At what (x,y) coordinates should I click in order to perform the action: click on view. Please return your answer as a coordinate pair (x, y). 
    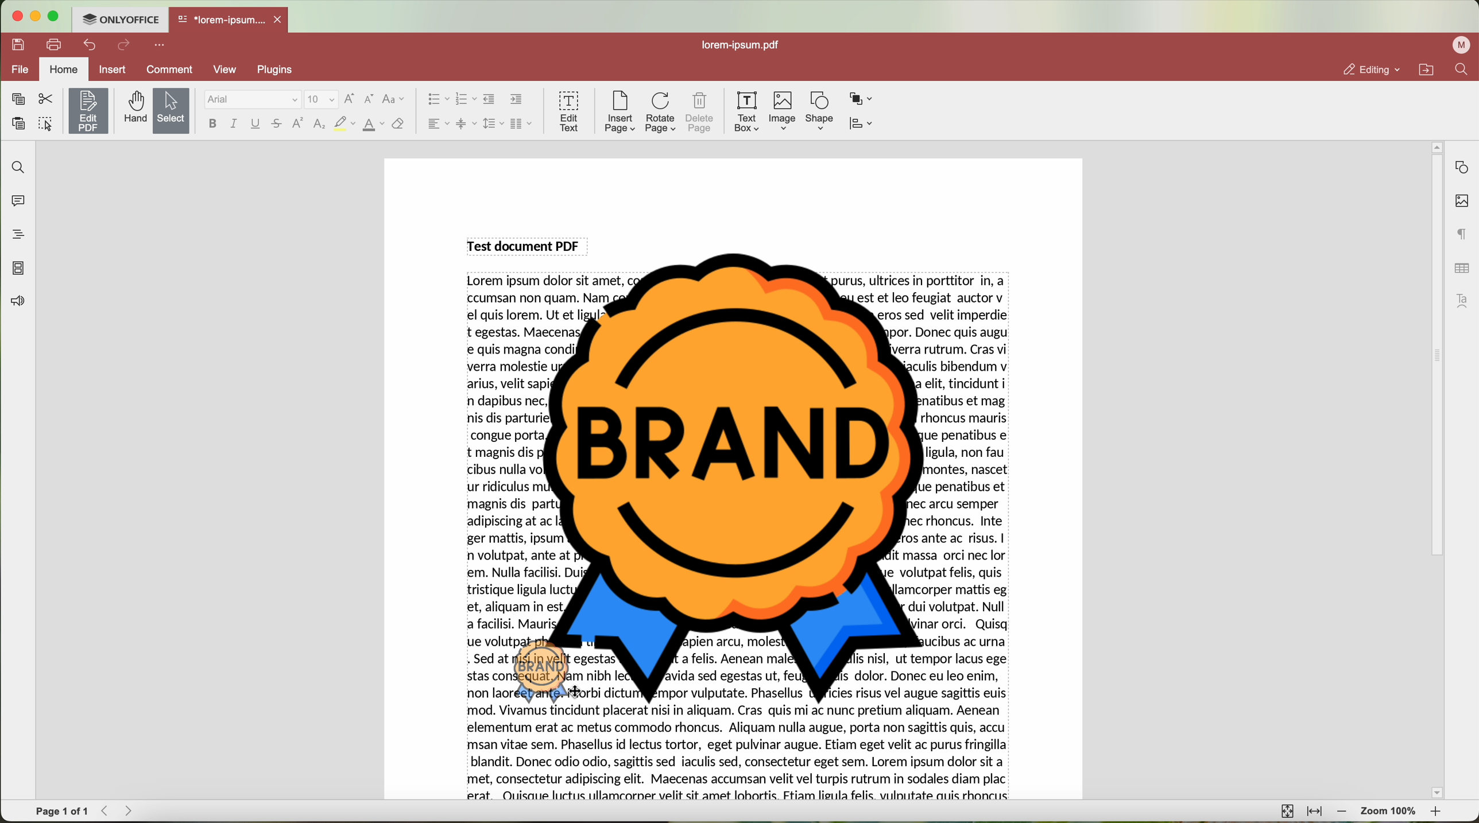
    Looking at the image, I should click on (229, 69).